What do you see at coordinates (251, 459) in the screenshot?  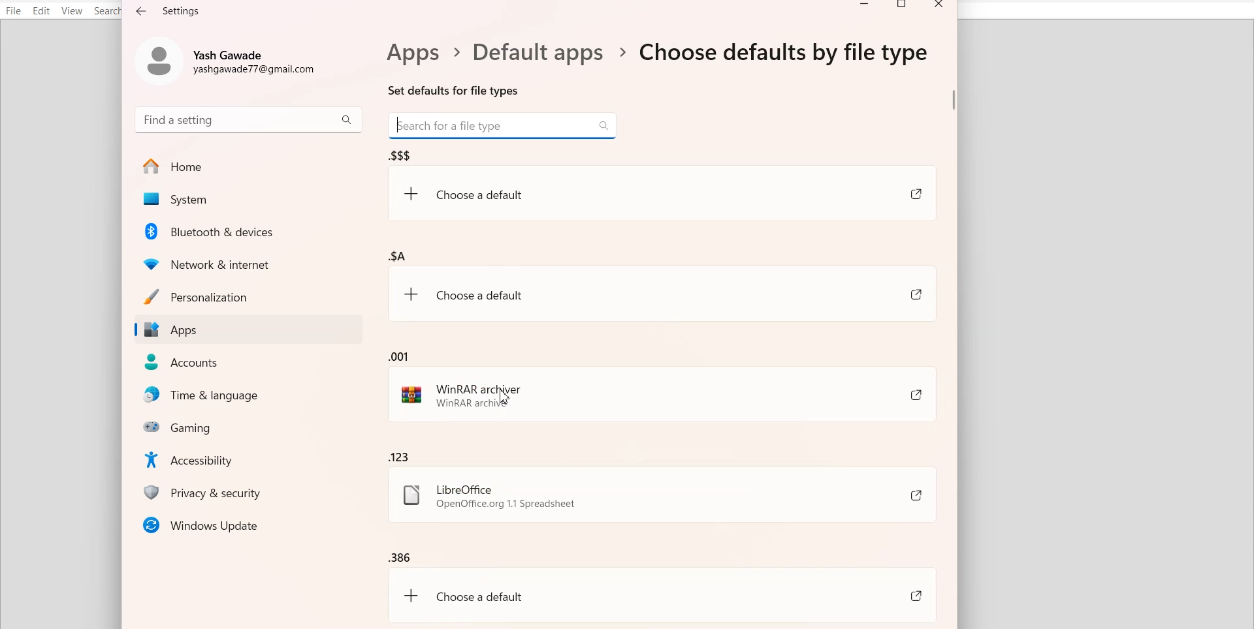 I see `Accessibility` at bounding box center [251, 459].